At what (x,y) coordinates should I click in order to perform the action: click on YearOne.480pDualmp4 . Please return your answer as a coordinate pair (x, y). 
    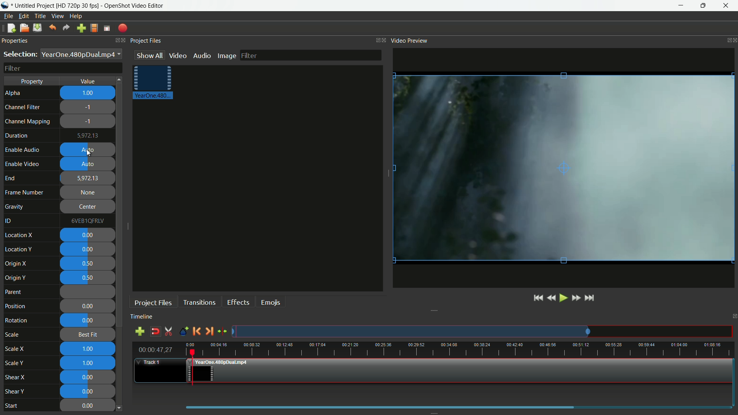
    Looking at the image, I should click on (81, 54).